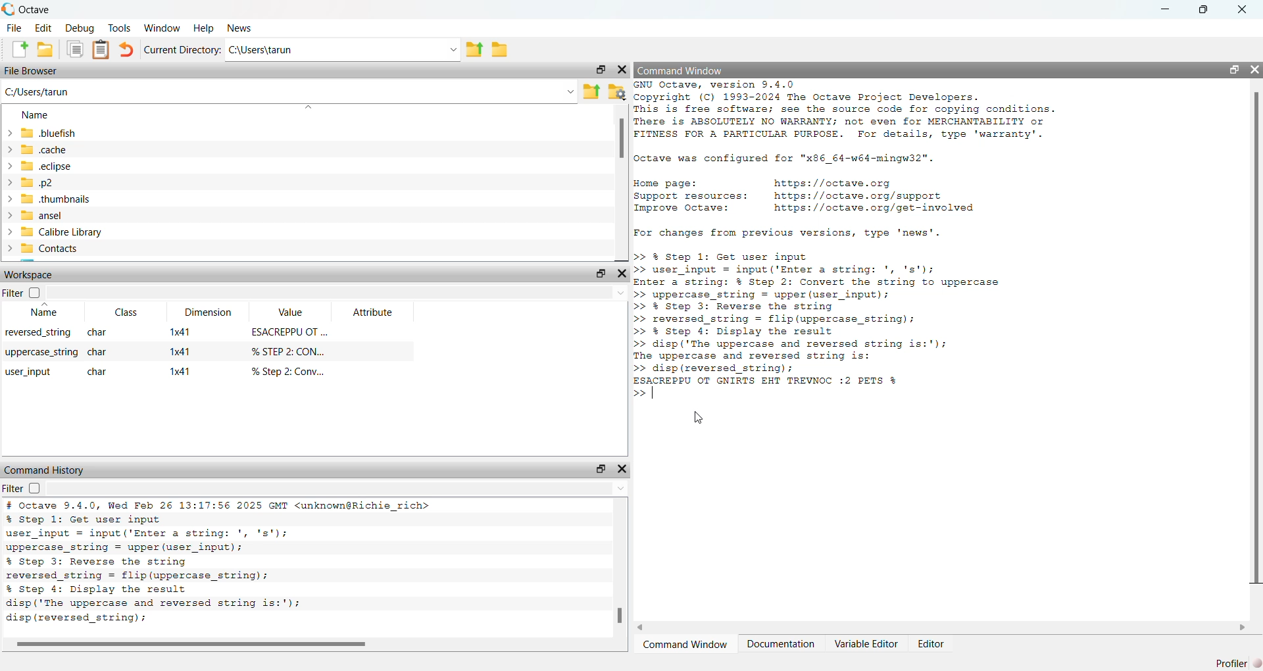 This screenshot has height=671, width=1263. What do you see at coordinates (41, 354) in the screenshot?
I see `uppercase_string` at bounding box center [41, 354].